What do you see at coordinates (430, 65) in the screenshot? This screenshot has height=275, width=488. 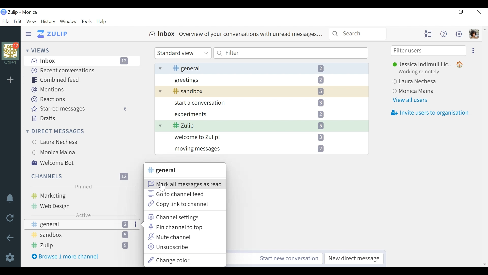 I see `Jessica Indimuli Lic...` at bounding box center [430, 65].